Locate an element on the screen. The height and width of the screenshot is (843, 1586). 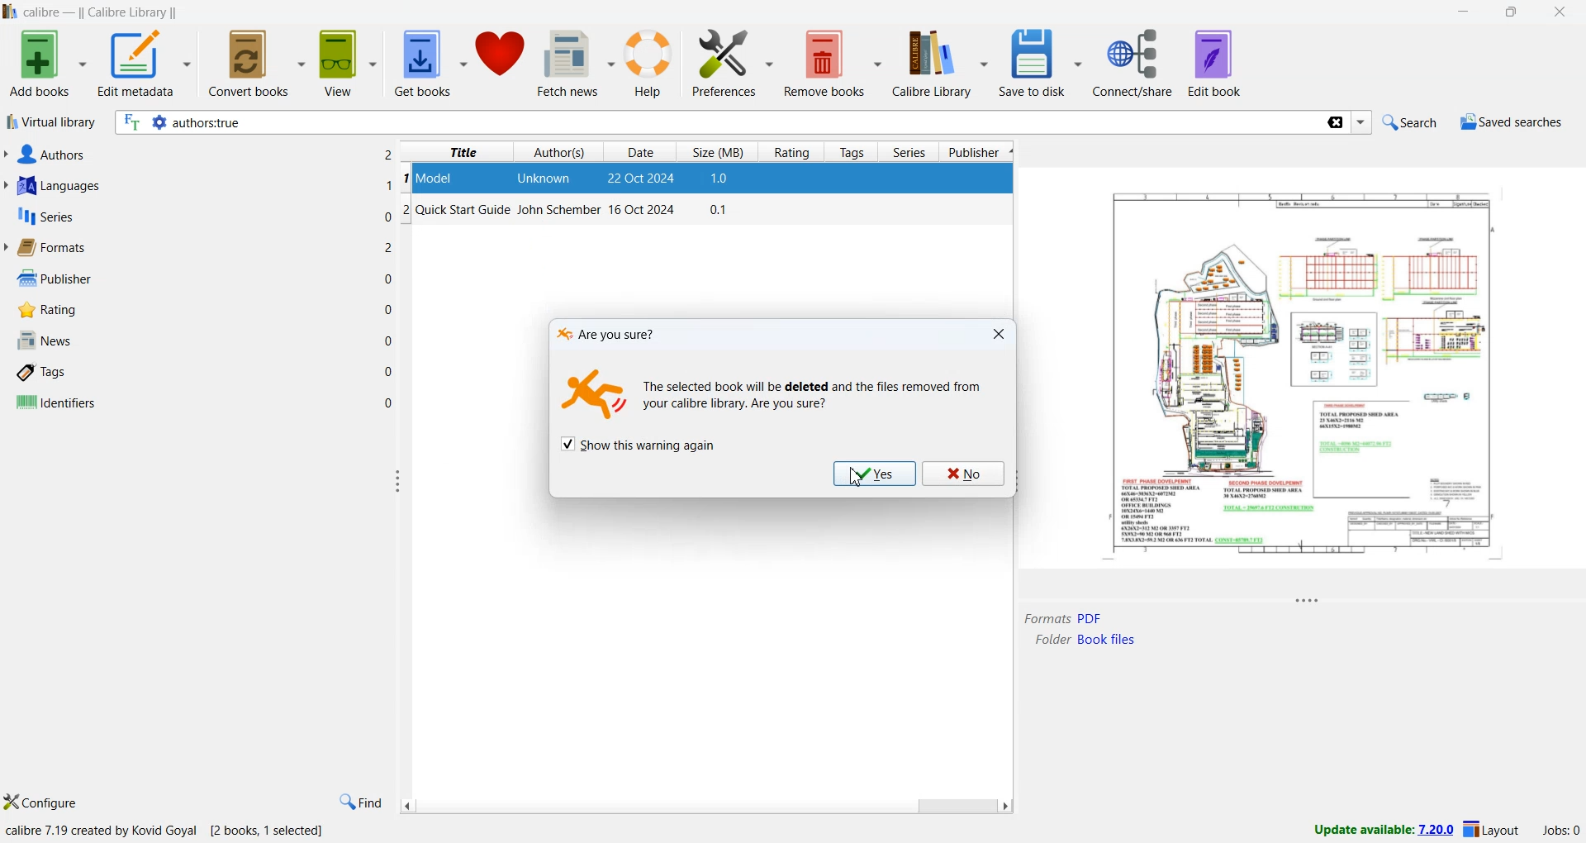
remove books is located at coordinates (834, 64).